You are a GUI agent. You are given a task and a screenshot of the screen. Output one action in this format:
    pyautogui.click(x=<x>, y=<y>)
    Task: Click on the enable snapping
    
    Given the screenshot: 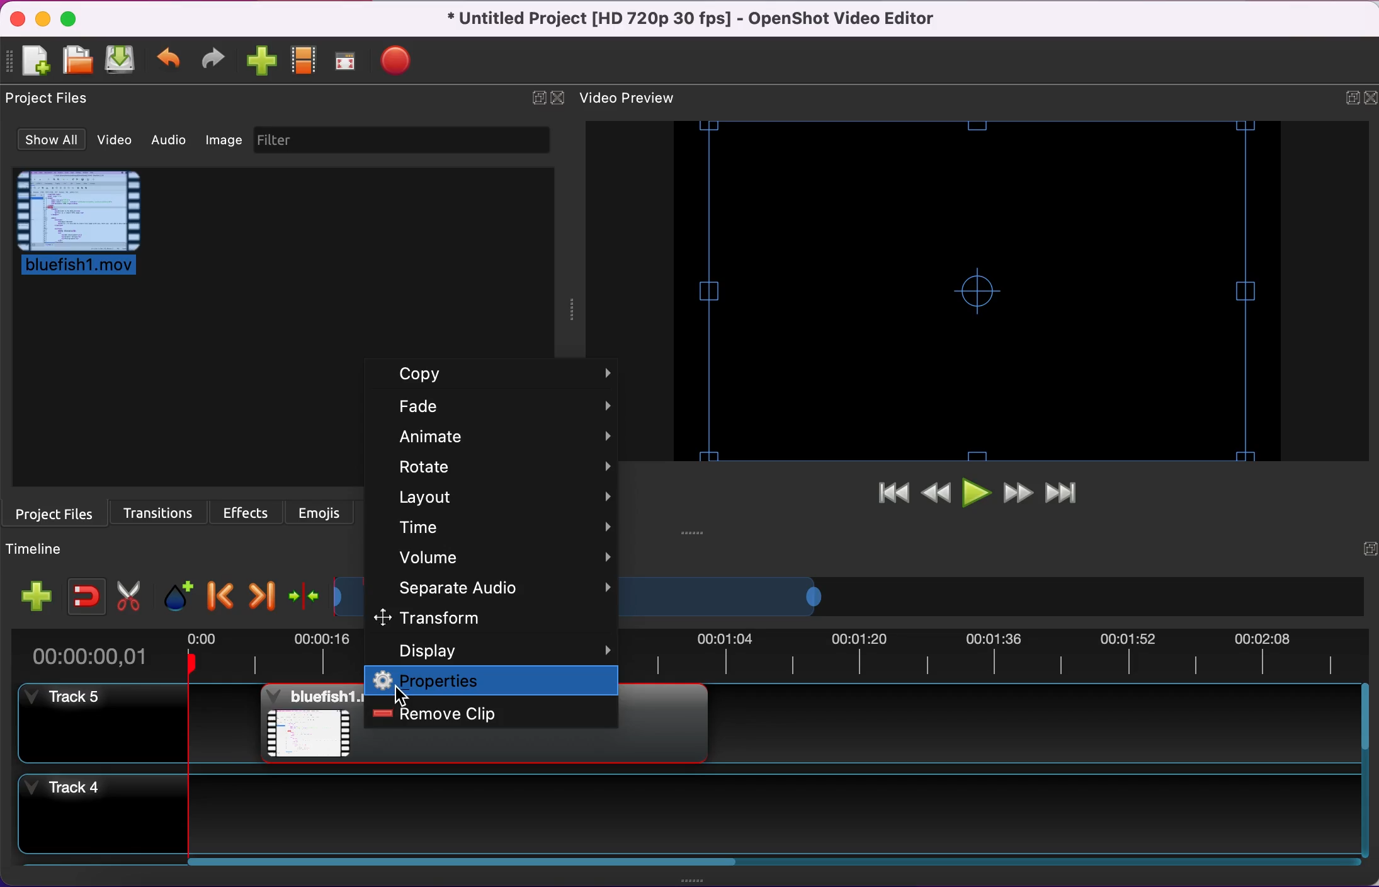 What is the action you would take?
    pyautogui.click(x=86, y=597)
    